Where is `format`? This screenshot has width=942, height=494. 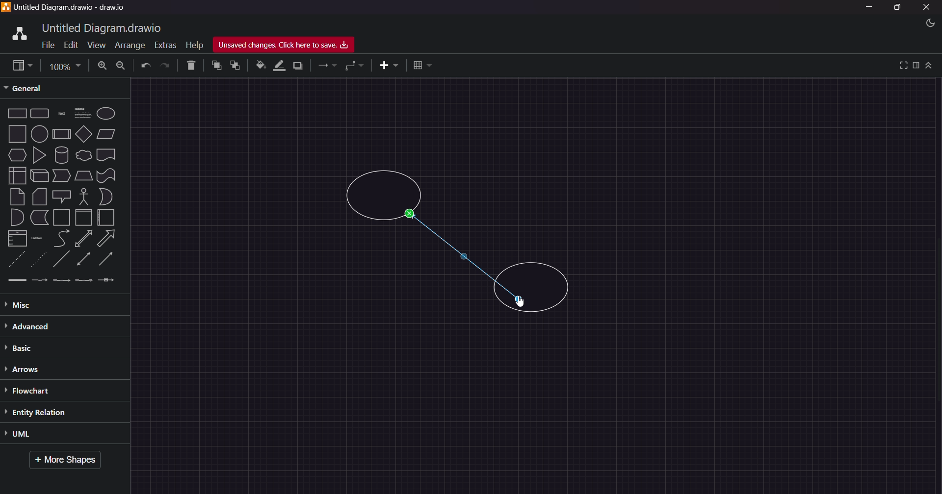 format is located at coordinates (916, 65).